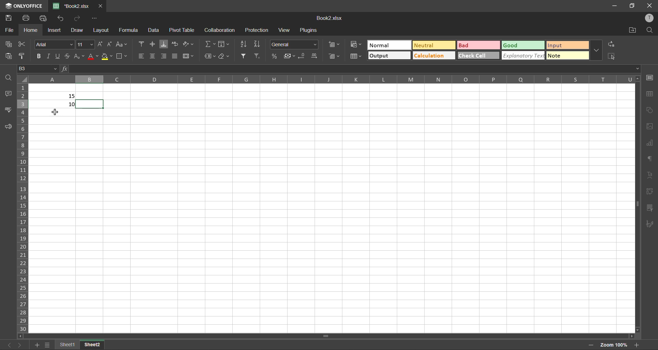 The height and width of the screenshot is (350, 658). Describe the element at coordinates (67, 55) in the screenshot. I see `strikethrough` at that location.